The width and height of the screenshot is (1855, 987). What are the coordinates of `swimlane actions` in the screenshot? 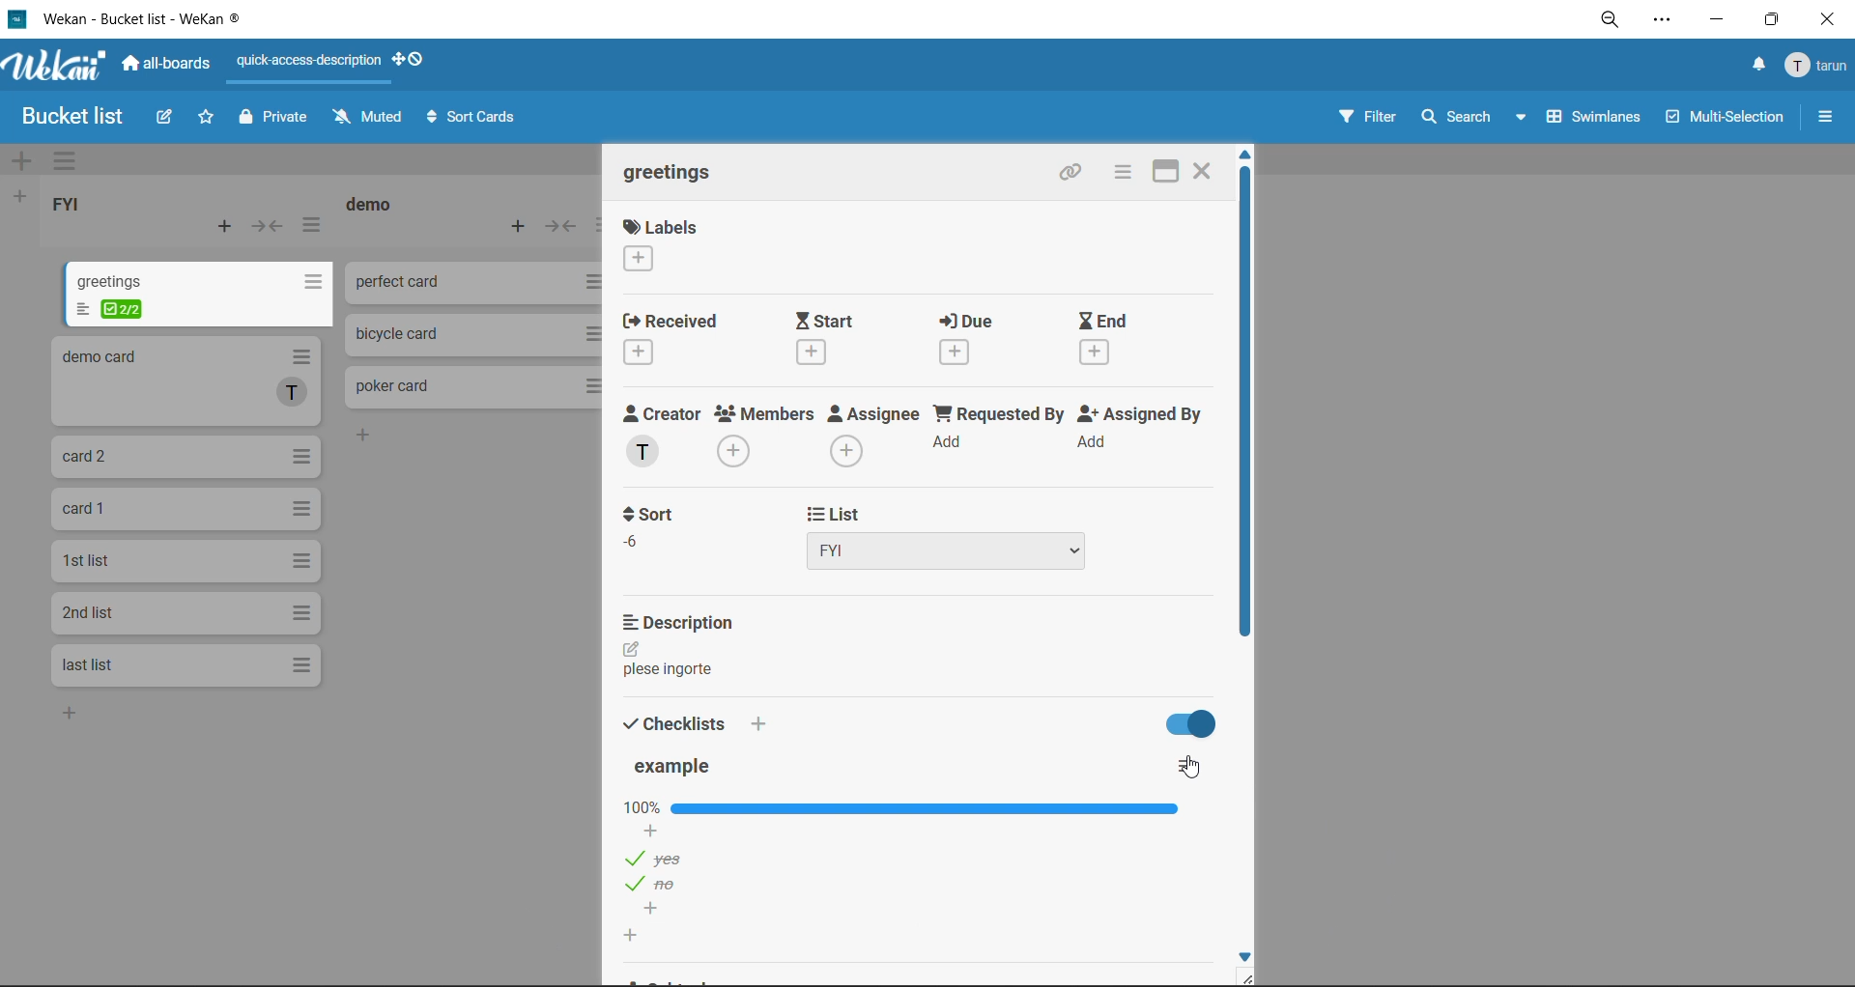 It's located at (72, 160).